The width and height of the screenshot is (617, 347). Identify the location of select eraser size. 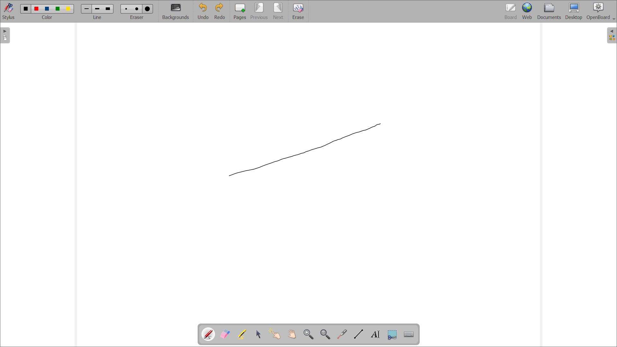
(137, 17).